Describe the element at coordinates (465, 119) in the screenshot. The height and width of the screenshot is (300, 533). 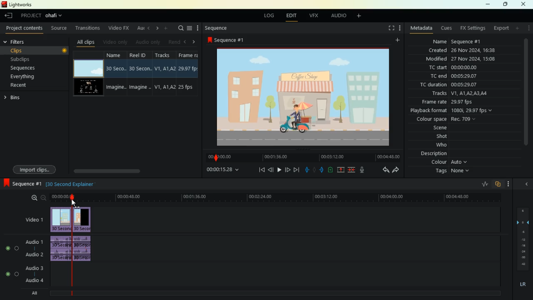
I see ` Rec. 709 ` at that location.